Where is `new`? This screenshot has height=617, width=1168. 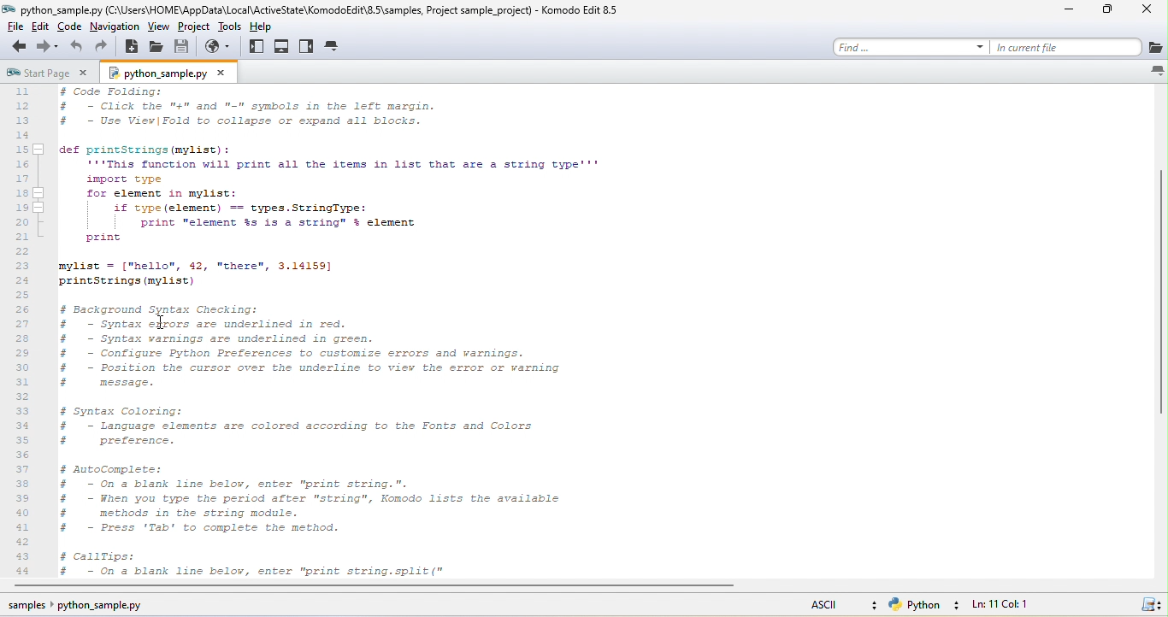 new is located at coordinates (131, 50).